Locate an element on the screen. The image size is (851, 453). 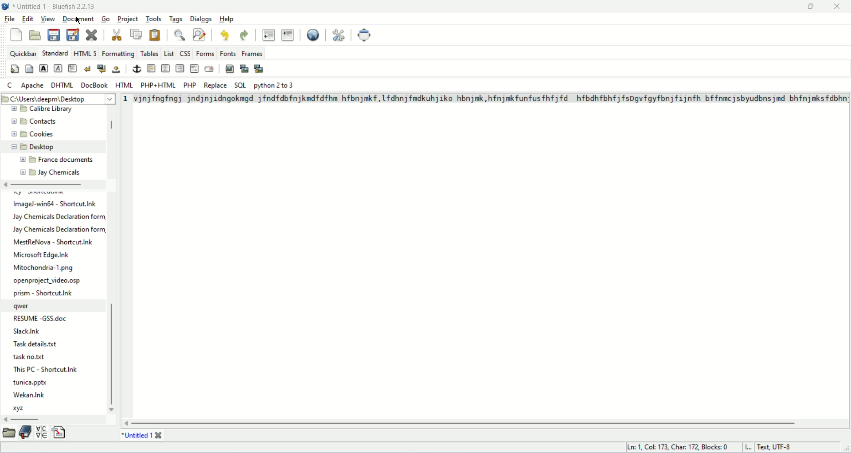
advanced find and replace is located at coordinates (201, 34).